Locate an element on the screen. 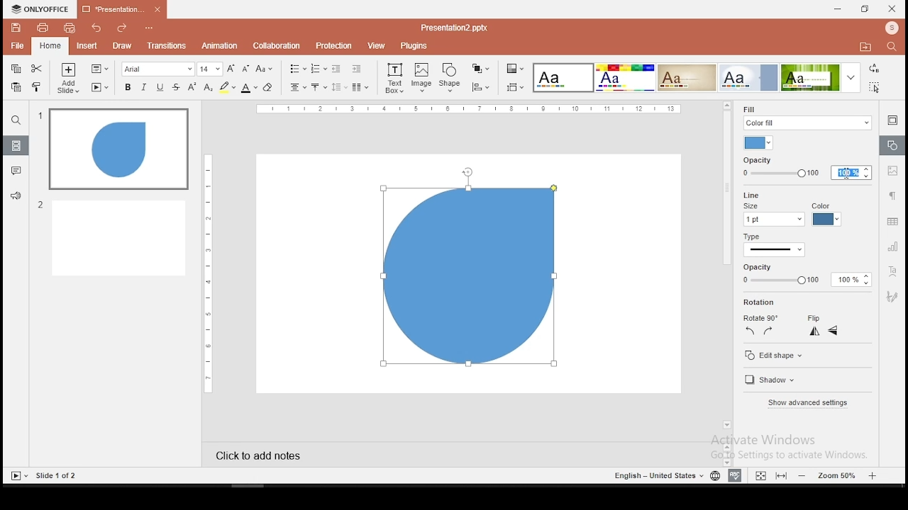  shape is located at coordinates (451, 77).